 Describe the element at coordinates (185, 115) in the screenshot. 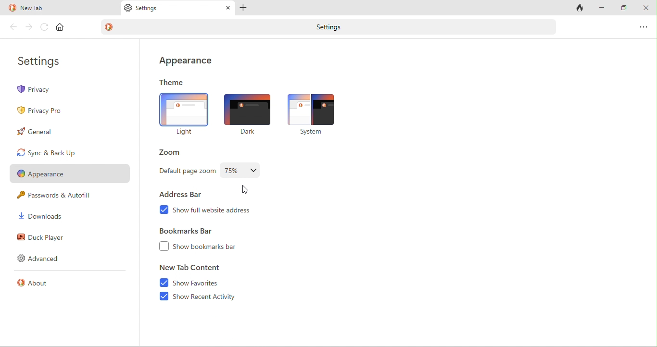

I see `light` at that location.